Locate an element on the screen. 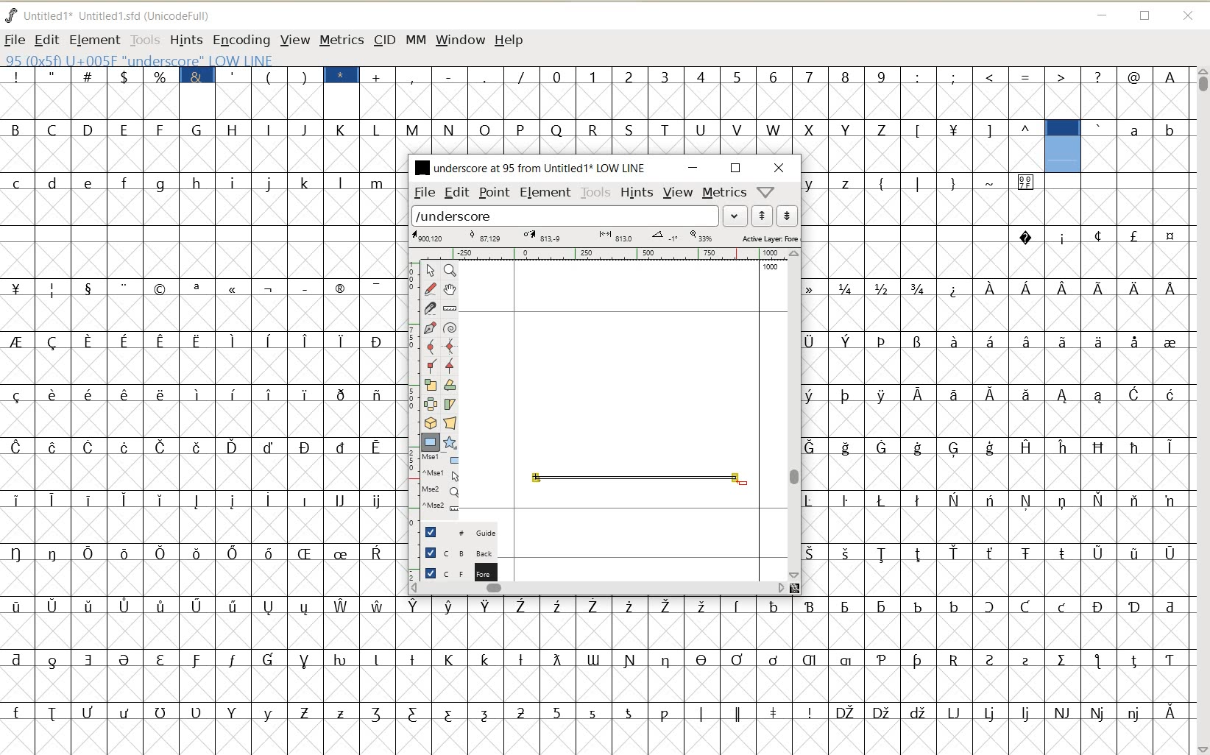 This screenshot has height=755, width=1210. CID is located at coordinates (384, 41).